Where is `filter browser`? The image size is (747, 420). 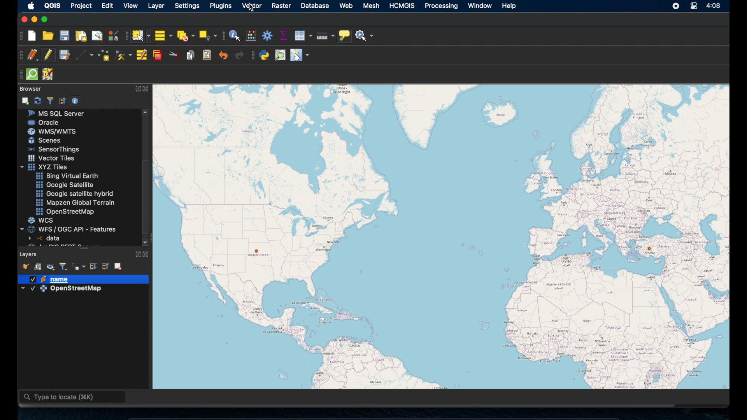 filter browser is located at coordinates (50, 100).